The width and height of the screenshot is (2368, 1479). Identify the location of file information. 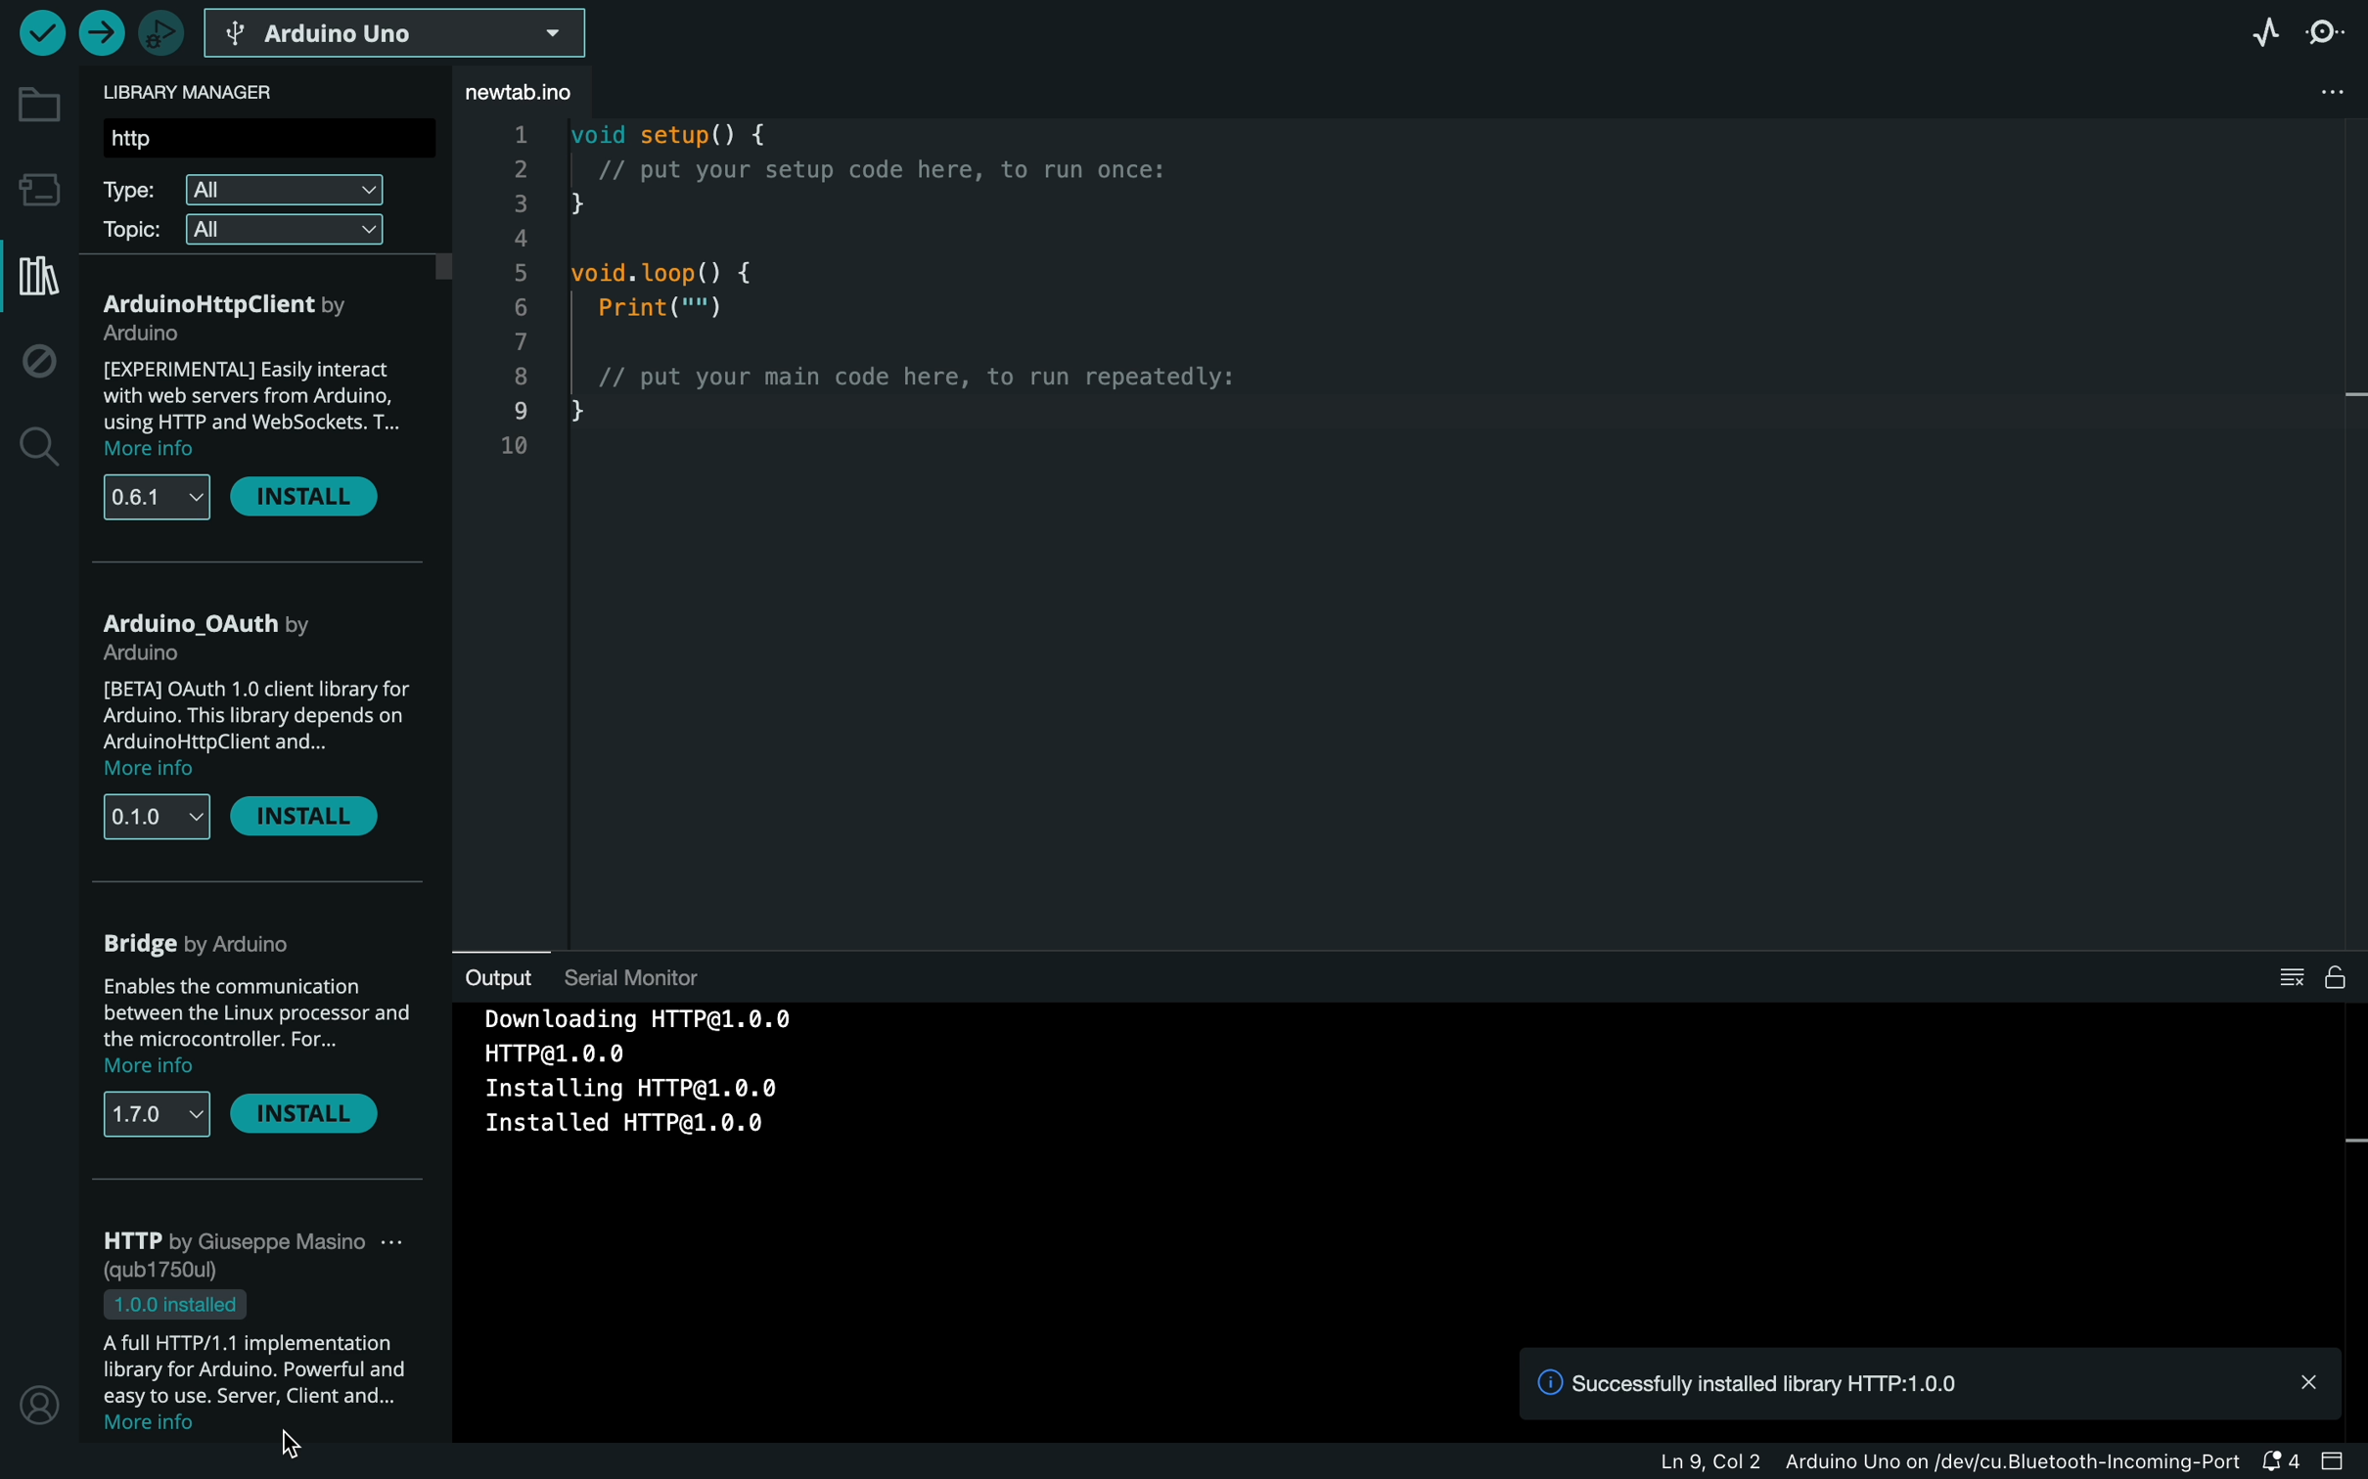
(1916, 1454).